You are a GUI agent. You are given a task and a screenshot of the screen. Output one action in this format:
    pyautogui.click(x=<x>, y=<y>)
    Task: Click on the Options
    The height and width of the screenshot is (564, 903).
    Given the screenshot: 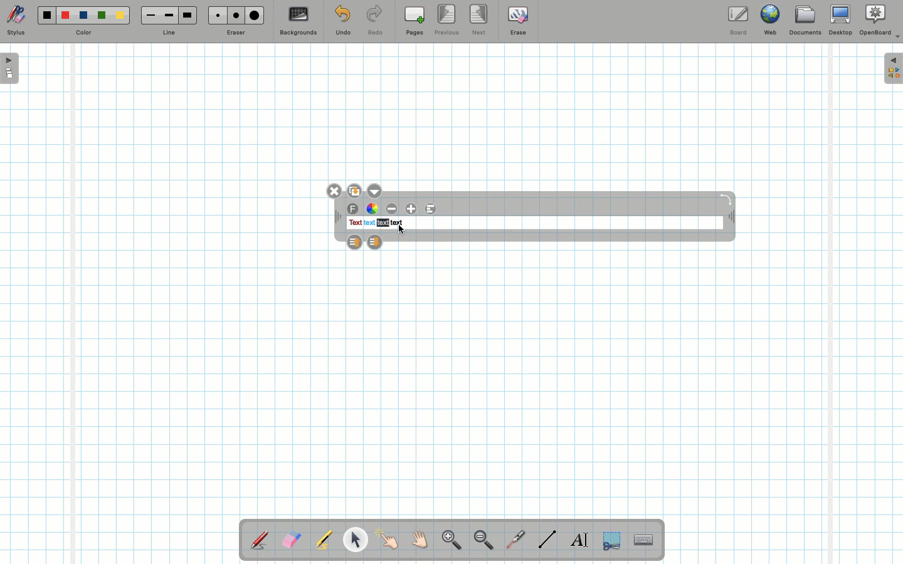 What is the action you would take?
    pyautogui.click(x=378, y=190)
    